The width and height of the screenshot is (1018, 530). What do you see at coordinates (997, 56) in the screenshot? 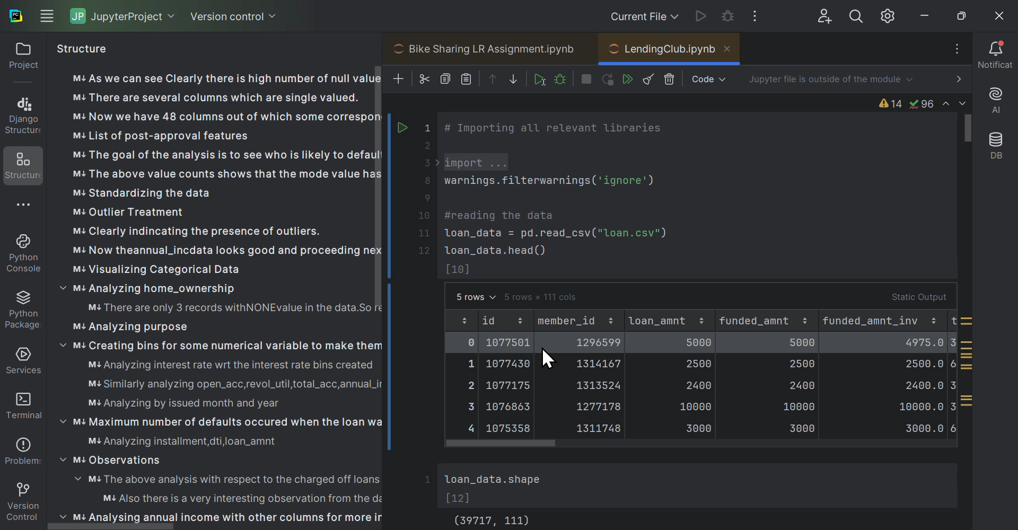
I see `Notifications` at bounding box center [997, 56].